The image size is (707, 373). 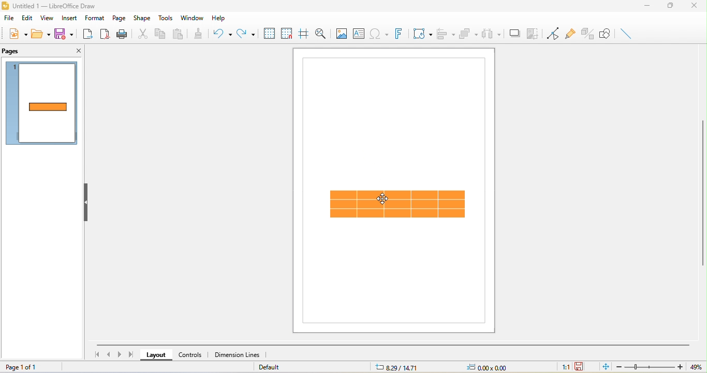 What do you see at coordinates (8, 18) in the screenshot?
I see `file` at bounding box center [8, 18].